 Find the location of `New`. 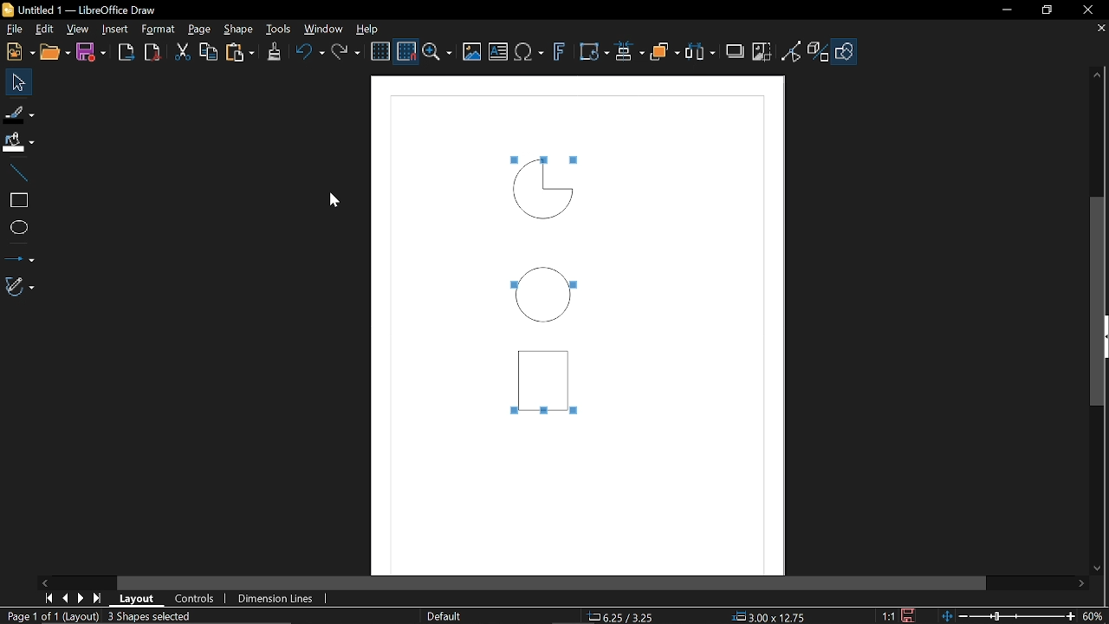

New is located at coordinates (19, 53).